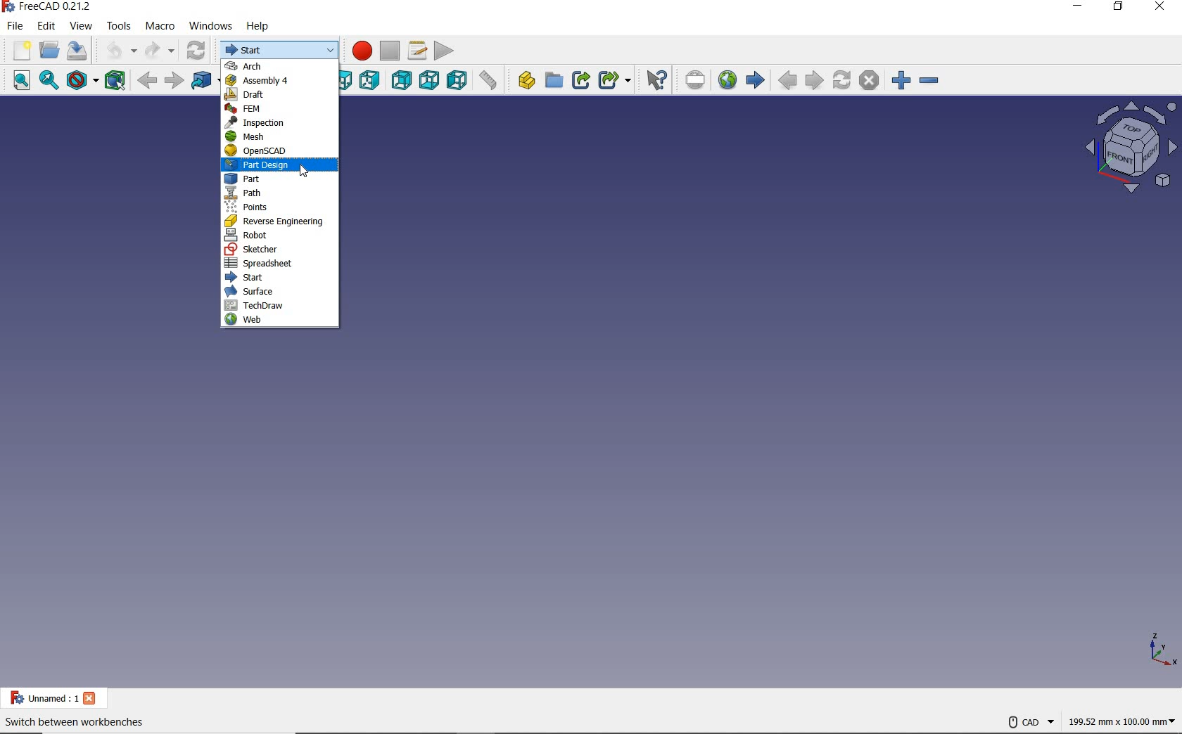  I want to click on INSPECTION, so click(277, 123).